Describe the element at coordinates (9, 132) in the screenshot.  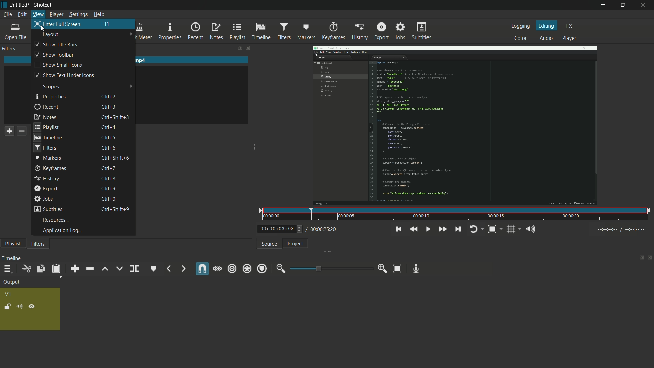
I see `add filter` at that location.